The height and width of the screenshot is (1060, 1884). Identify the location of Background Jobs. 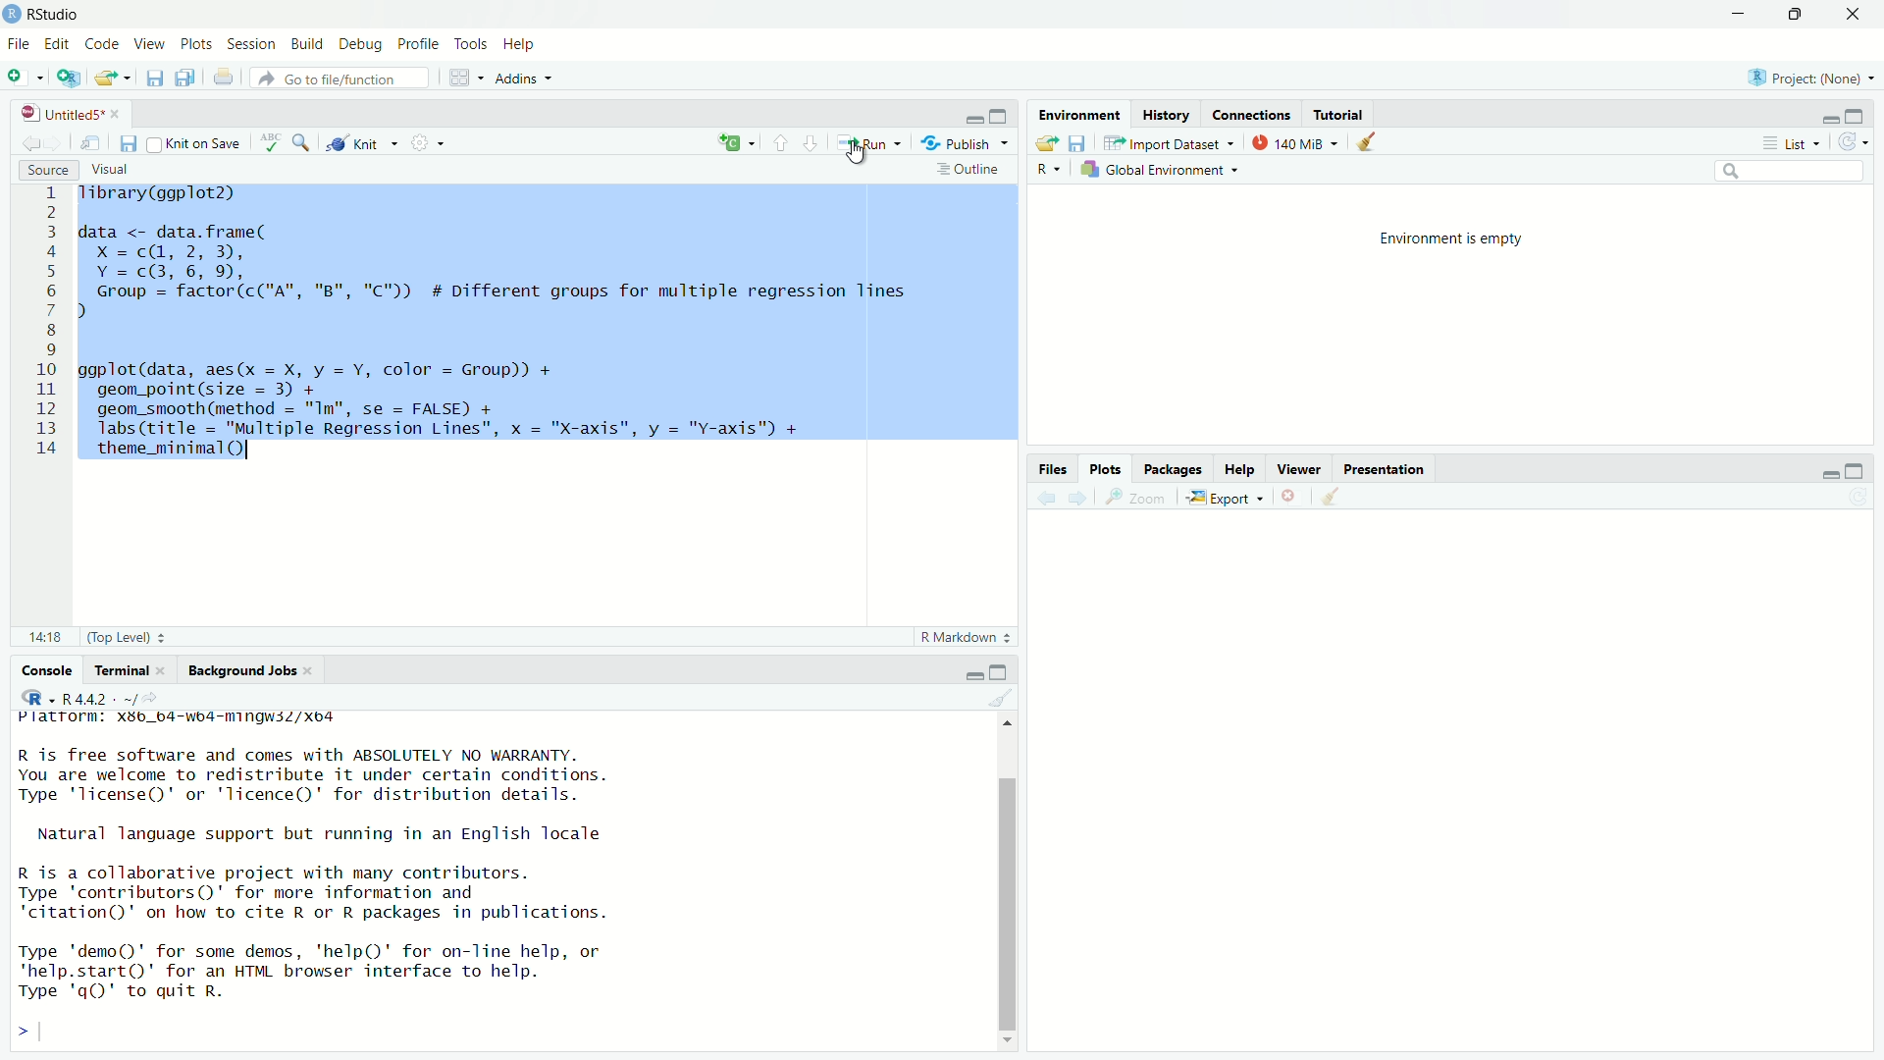
(238, 669).